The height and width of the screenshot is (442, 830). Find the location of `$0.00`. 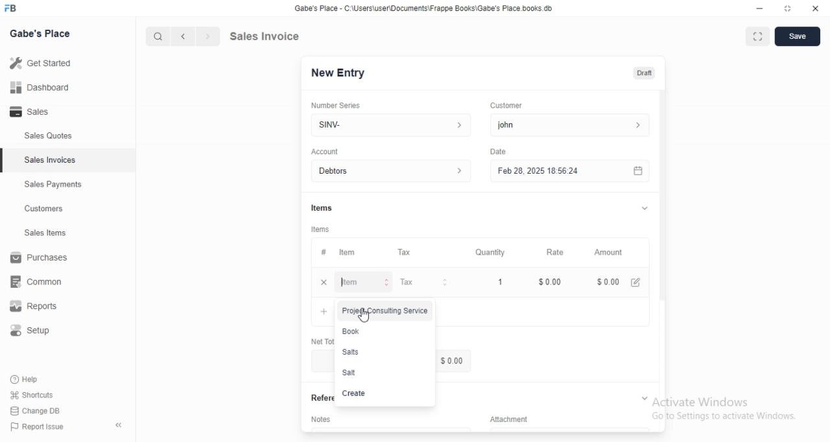

$0.00 is located at coordinates (606, 283).